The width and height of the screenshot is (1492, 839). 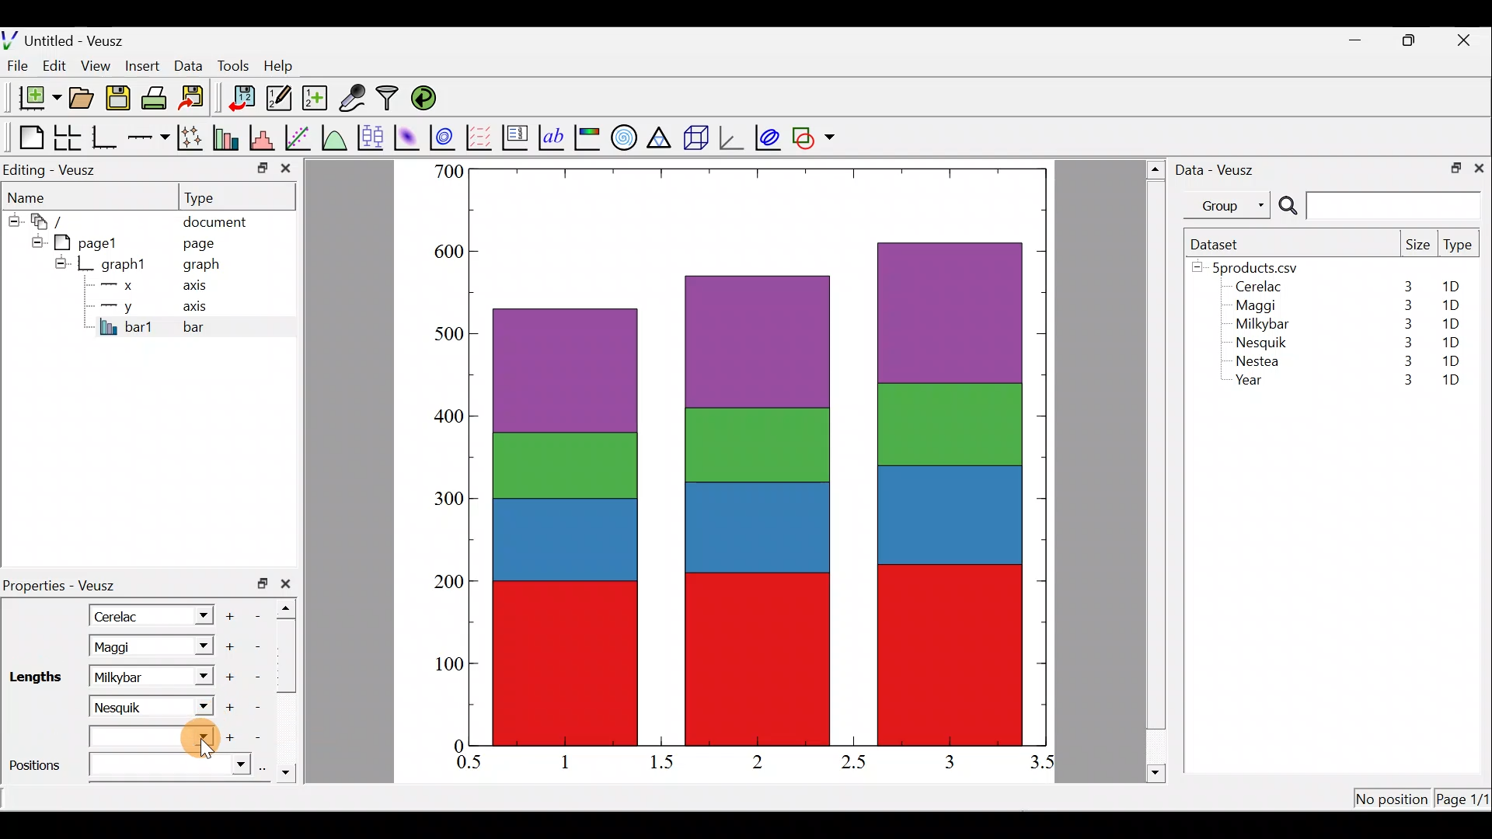 What do you see at coordinates (1404, 305) in the screenshot?
I see `3` at bounding box center [1404, 305].